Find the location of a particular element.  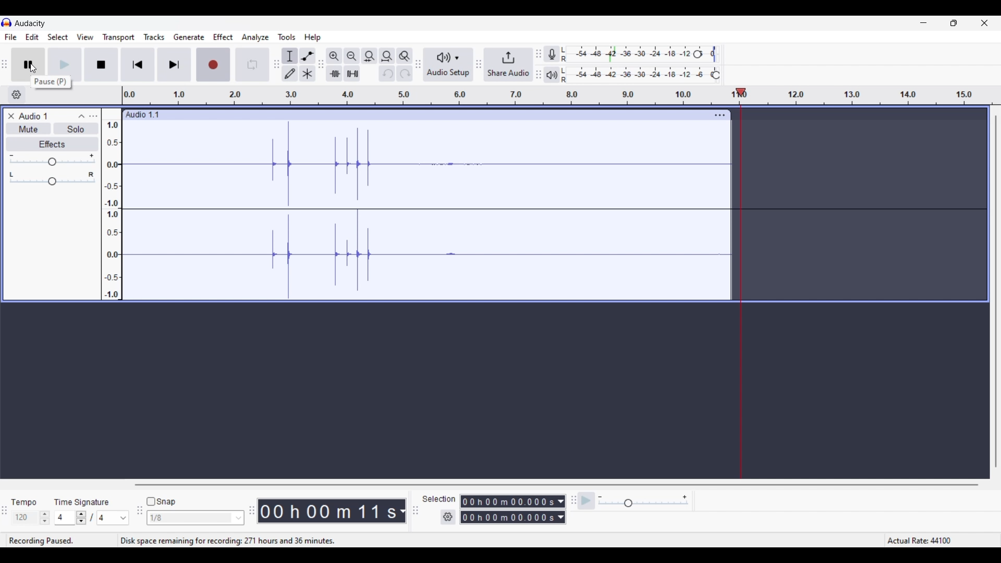

Slider to change playback speed is located at coordinates (643, 504).